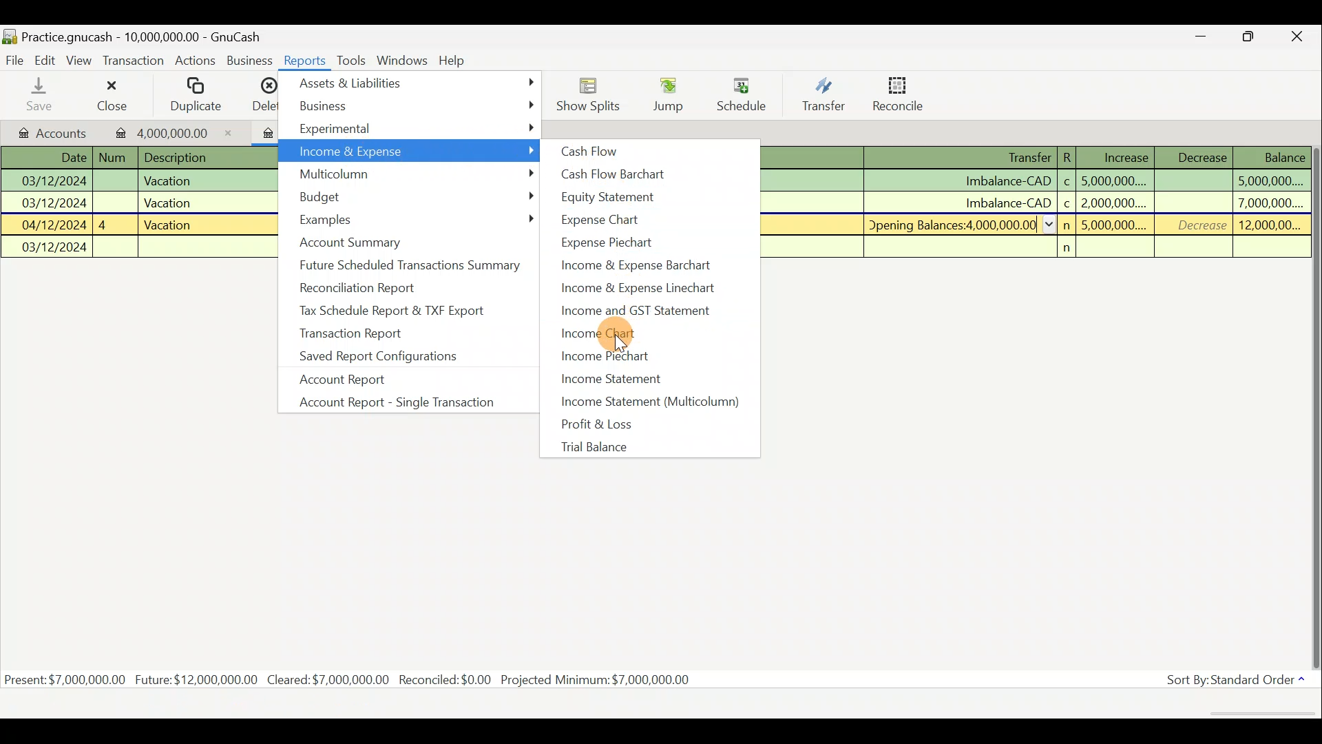 The width and height of the screenshot is (1322, 744). What do you see at coordinates (104, 225) in the screenshot?
I see `4` at bounding box center [104, 225].